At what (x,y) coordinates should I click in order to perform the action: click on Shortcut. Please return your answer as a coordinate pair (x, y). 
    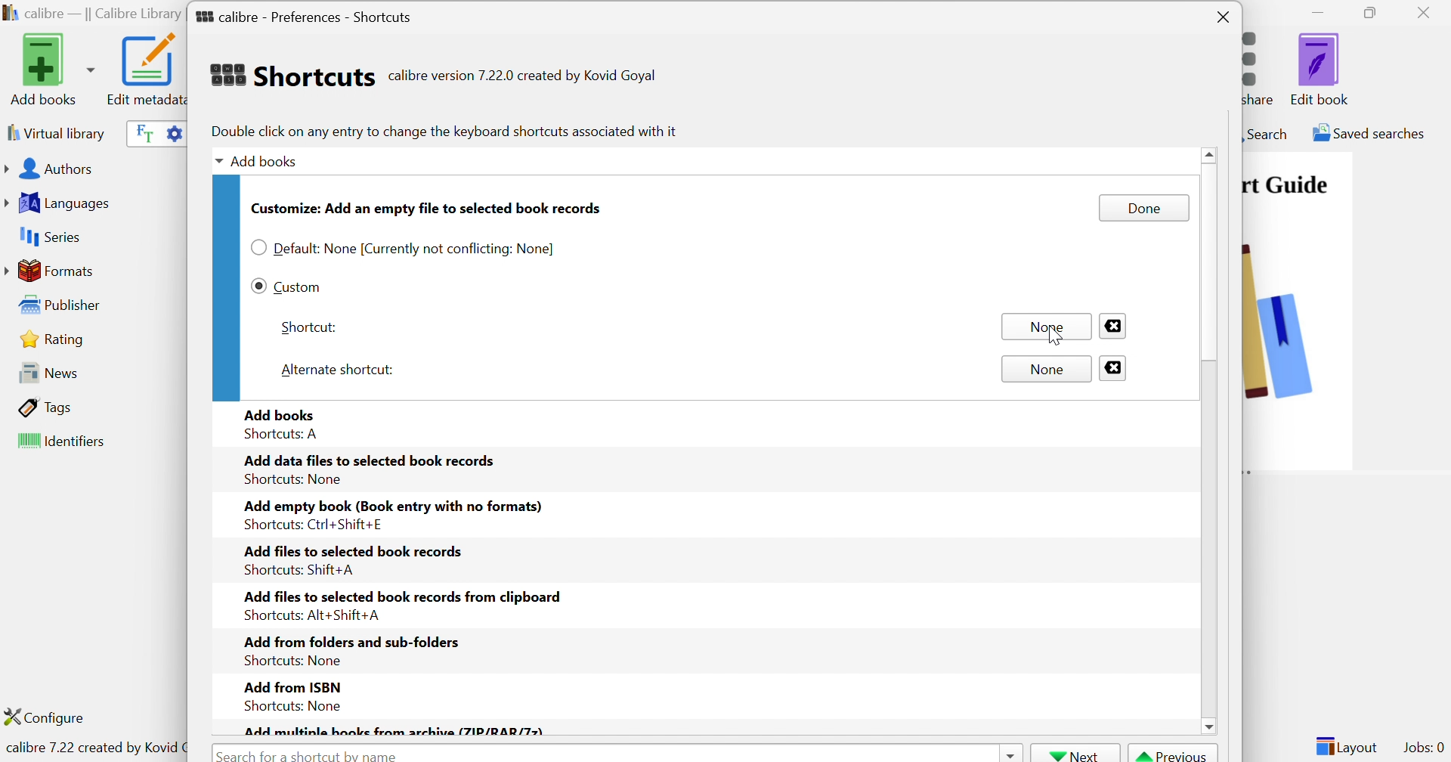
    Looking at the image, I should click on (308, 327).